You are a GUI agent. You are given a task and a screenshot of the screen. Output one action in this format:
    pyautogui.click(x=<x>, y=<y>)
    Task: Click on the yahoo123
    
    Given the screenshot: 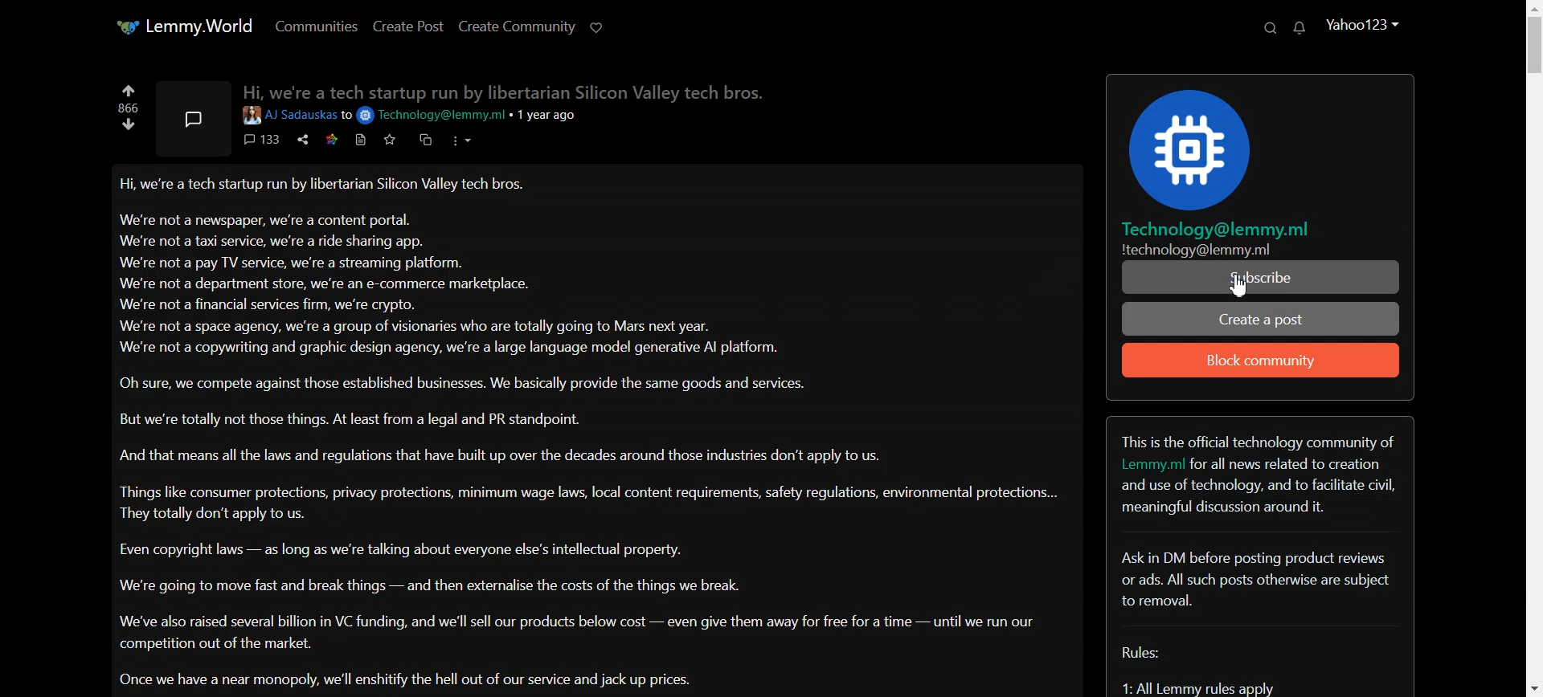 What is the action you would take?
    pyautogui.click(x=1361, y=24)
    